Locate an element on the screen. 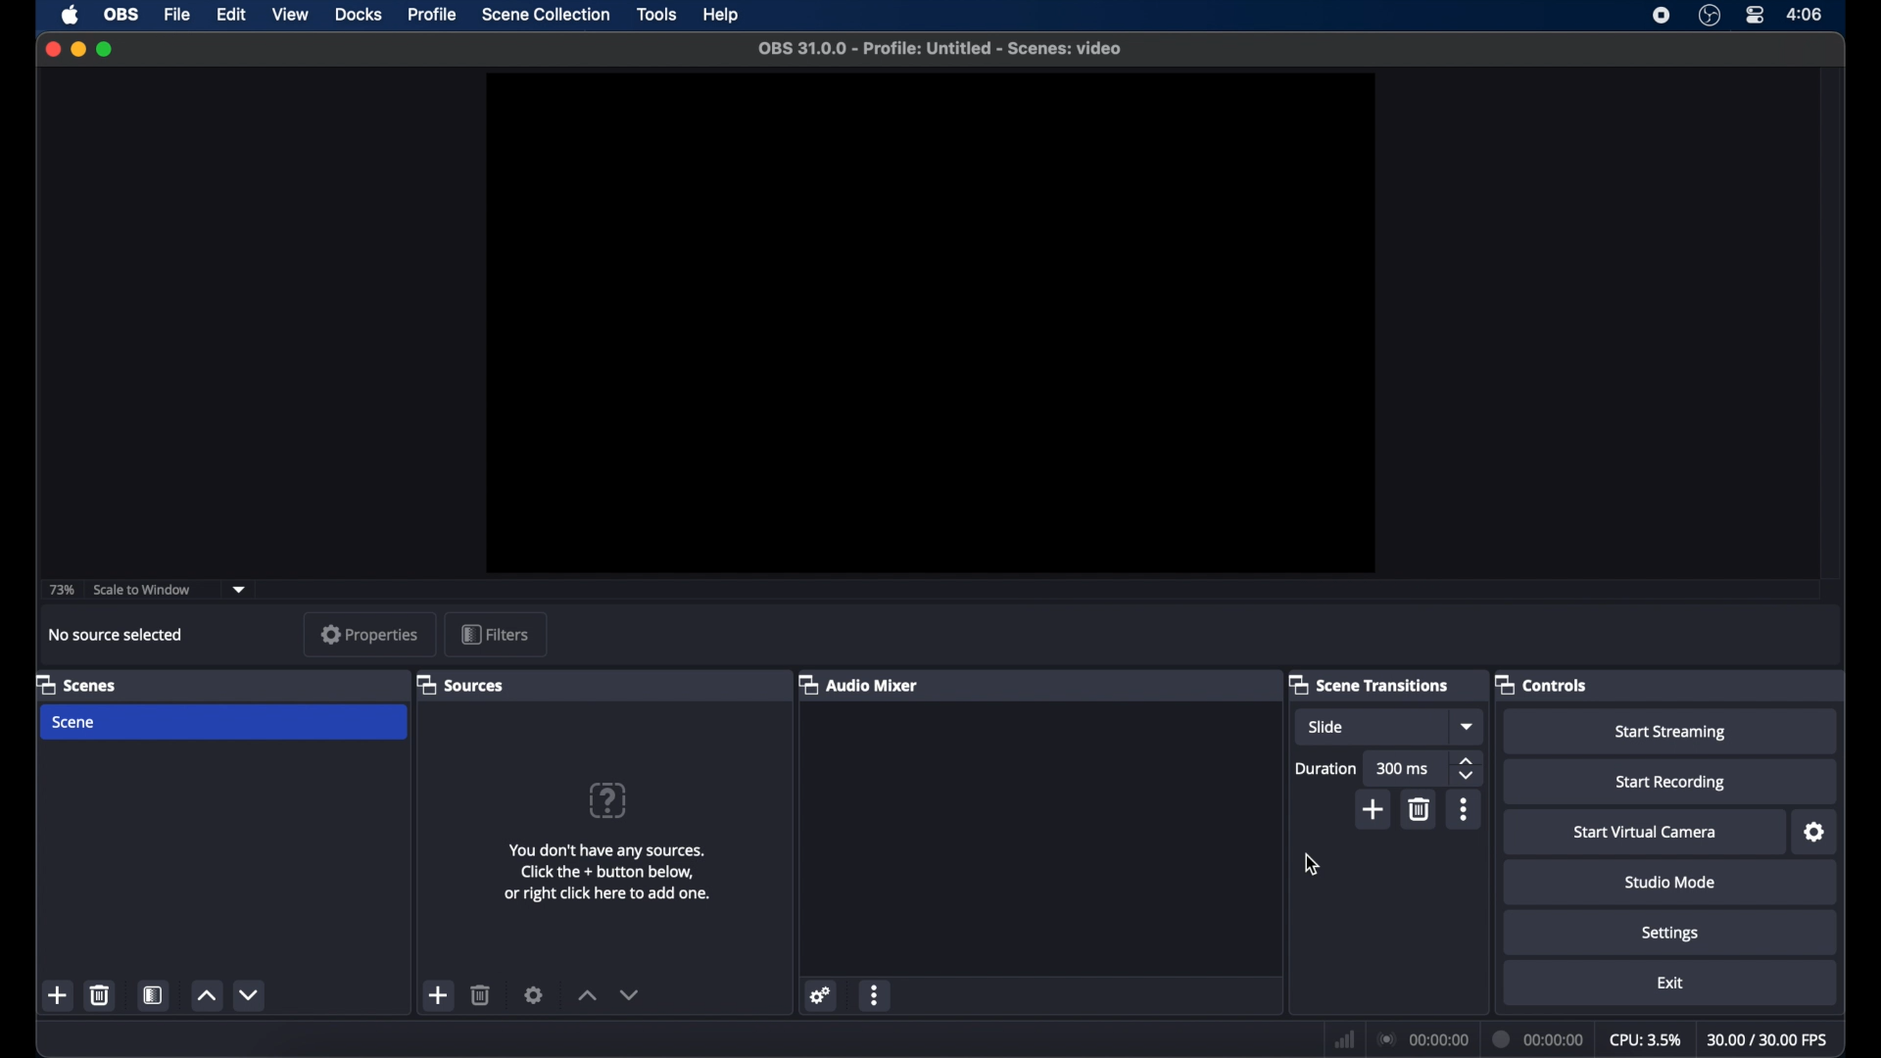 The width and height of the screenshot is (1881, 1058). close is located at coordinates (49, 48).